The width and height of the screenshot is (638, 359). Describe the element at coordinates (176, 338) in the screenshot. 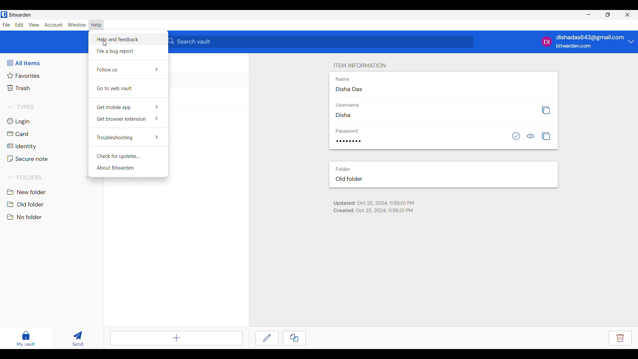

I see `Add item` at that location.